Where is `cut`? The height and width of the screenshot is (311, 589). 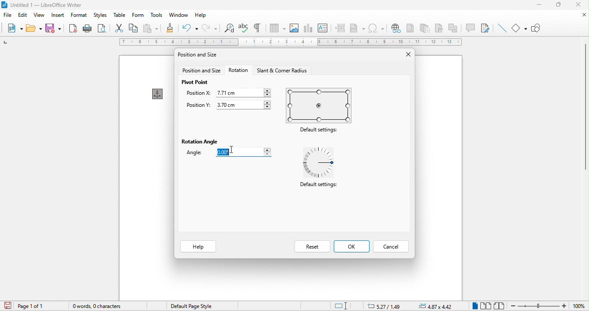
cut is located at coordinates (120, 28).